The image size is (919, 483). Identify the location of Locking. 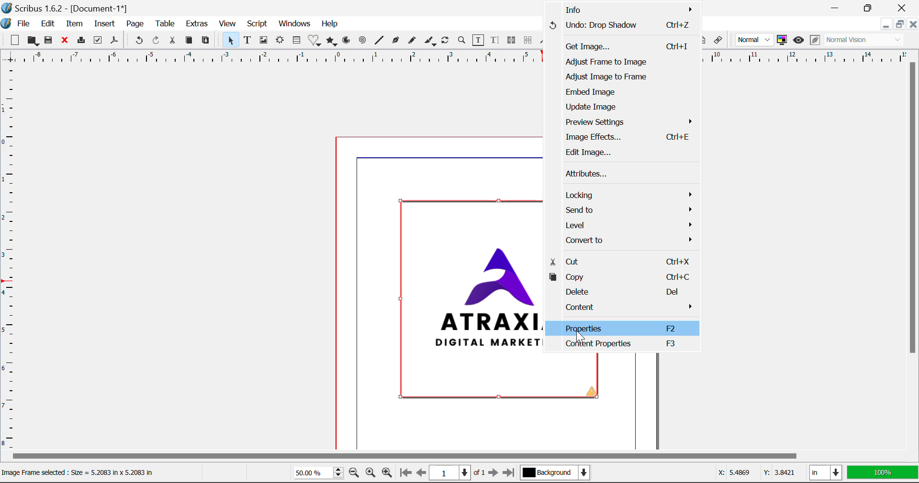
(629, 196).